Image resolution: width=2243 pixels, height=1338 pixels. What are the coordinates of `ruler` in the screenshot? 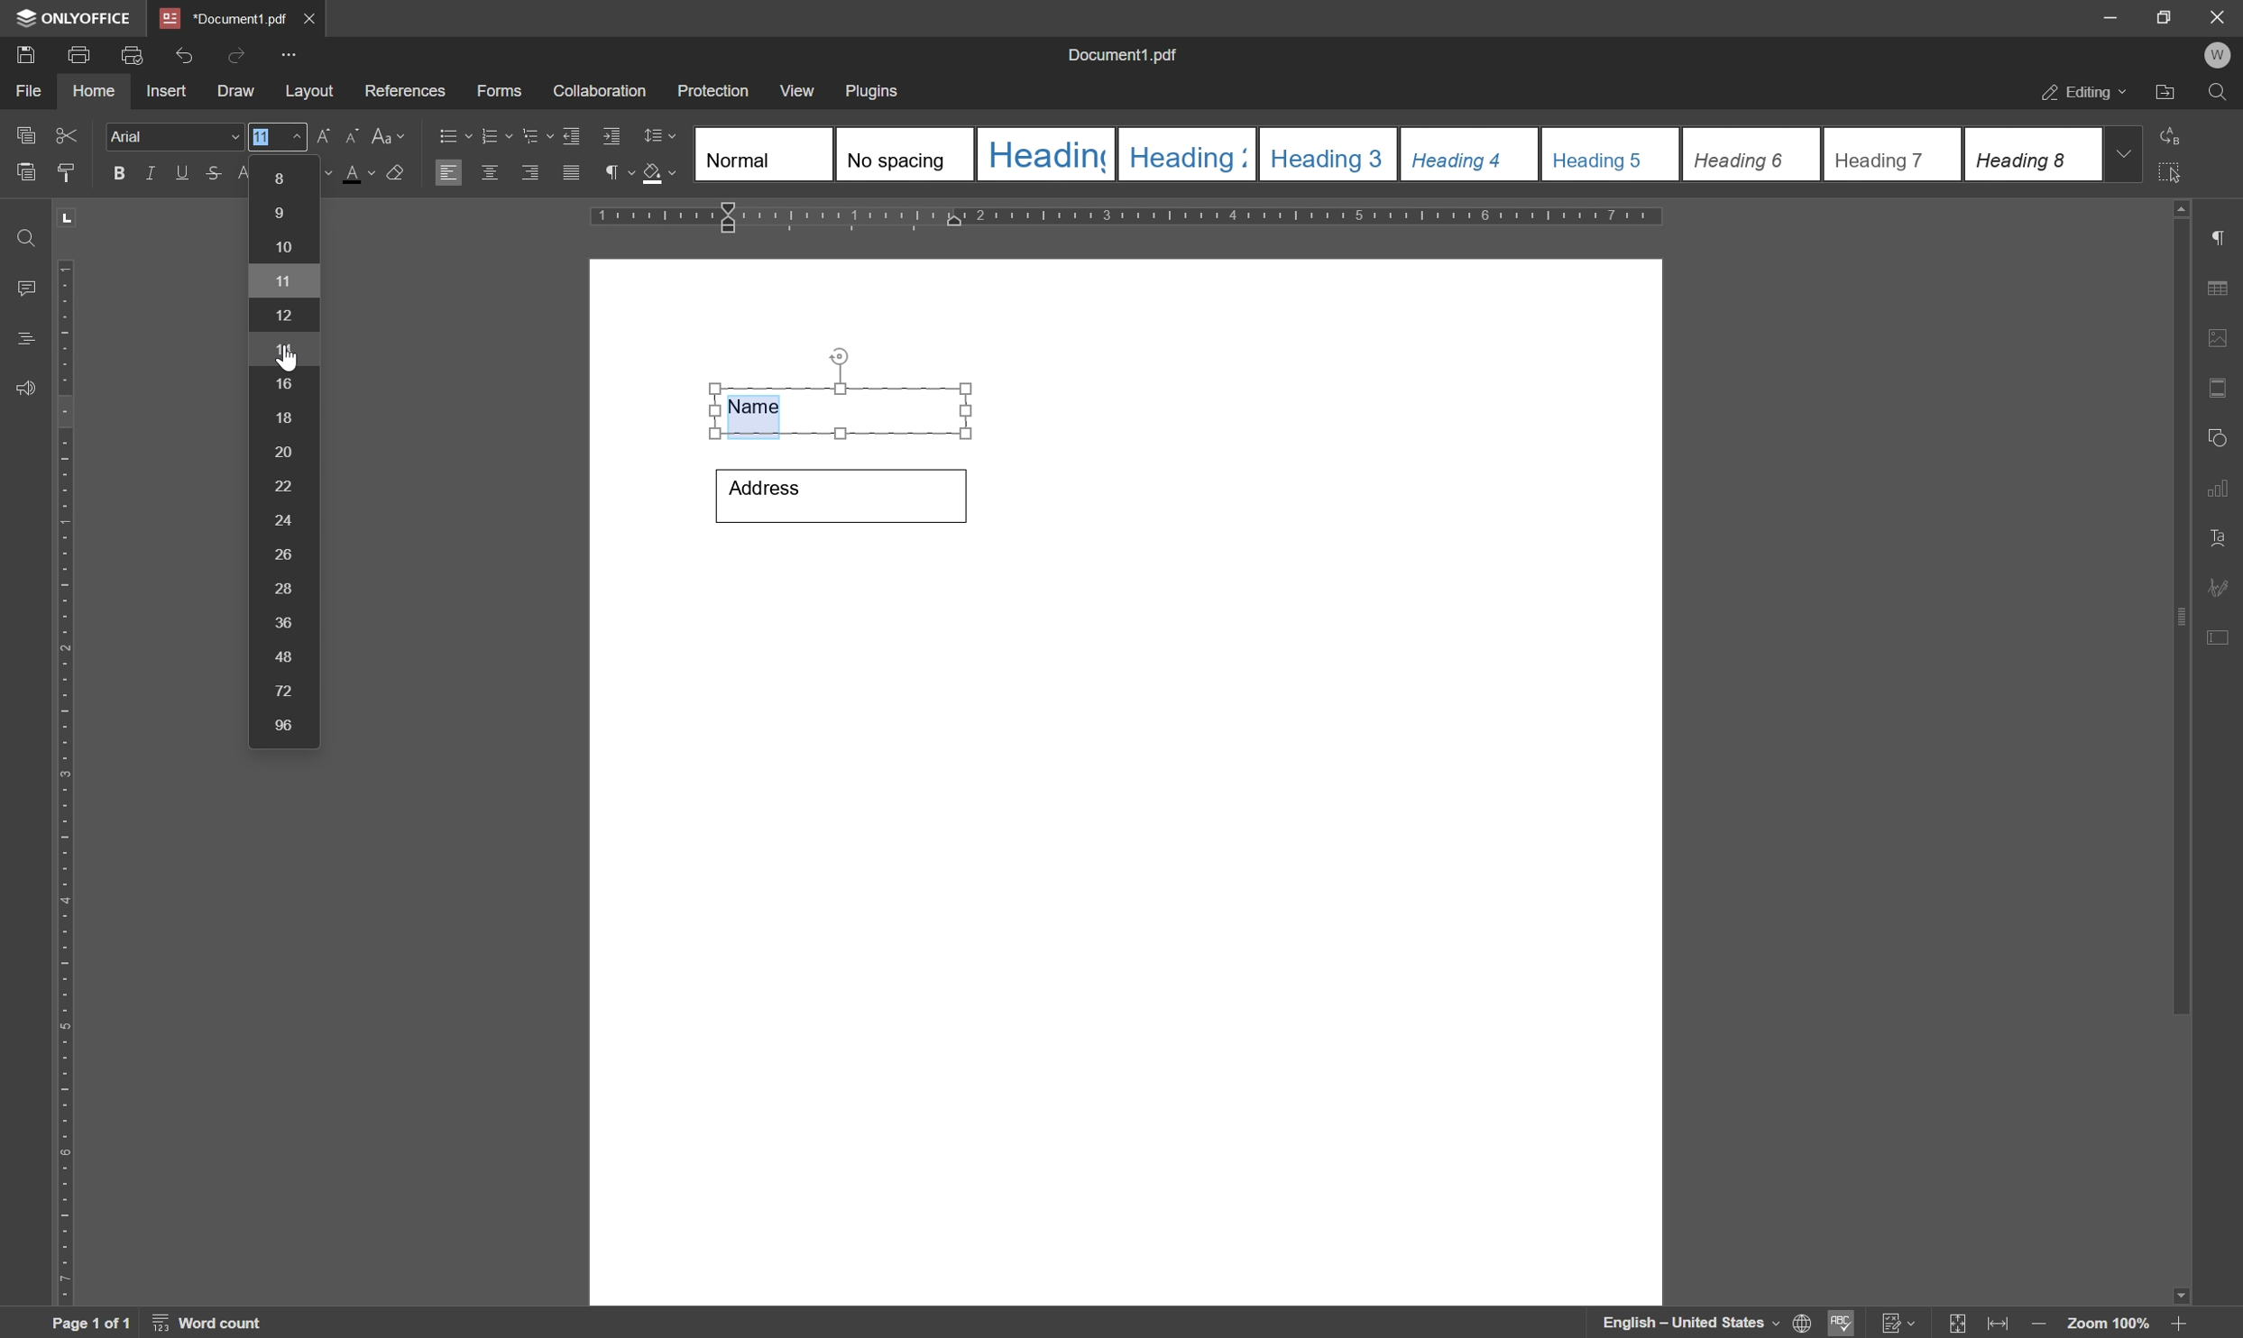 It's located at (1135, 218).